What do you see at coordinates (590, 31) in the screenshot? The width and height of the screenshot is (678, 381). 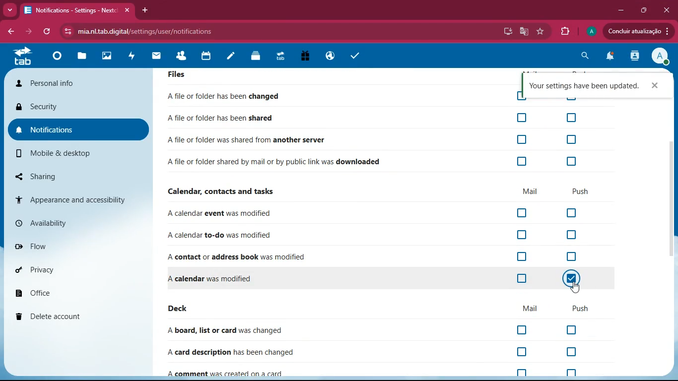 I see `profile` at bounding box center [590, 31].